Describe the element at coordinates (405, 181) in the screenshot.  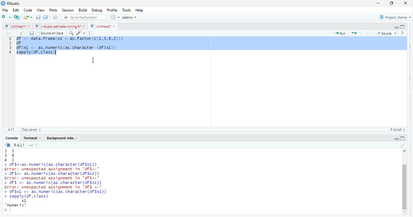
I see `vertical scroll bar` at that location.